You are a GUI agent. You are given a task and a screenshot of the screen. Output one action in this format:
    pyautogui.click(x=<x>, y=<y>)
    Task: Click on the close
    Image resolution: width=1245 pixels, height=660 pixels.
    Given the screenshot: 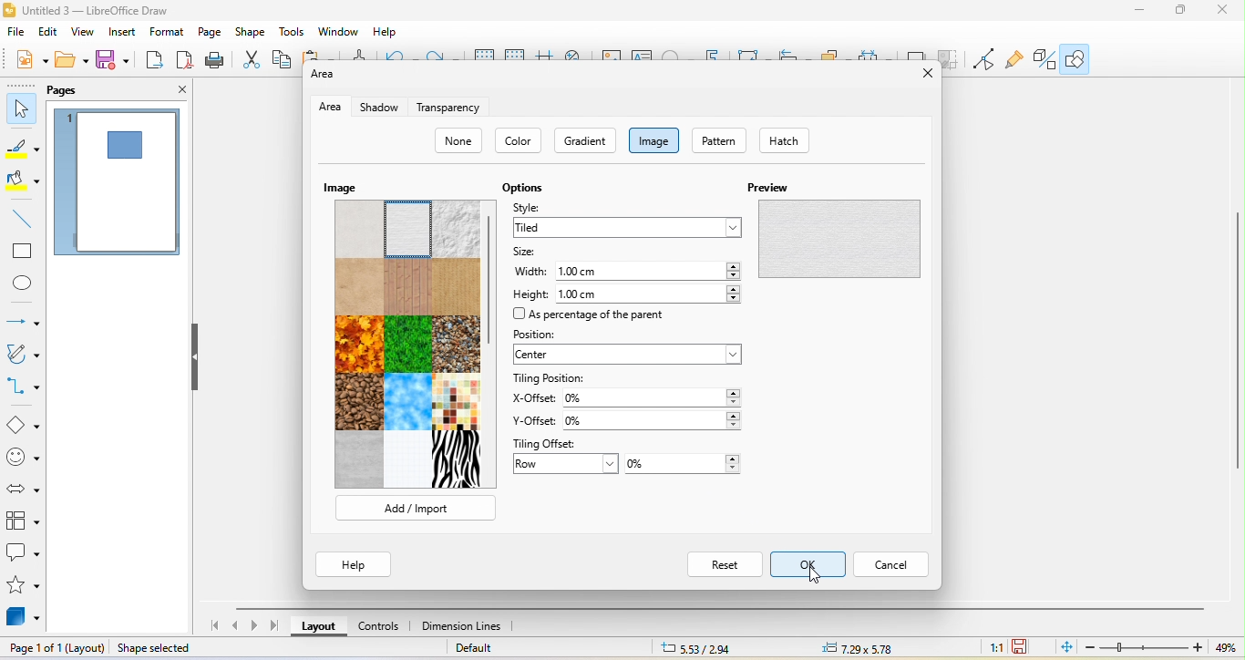 What is the action you would take?
    pyautogui.click(x=1227, y=14)
    